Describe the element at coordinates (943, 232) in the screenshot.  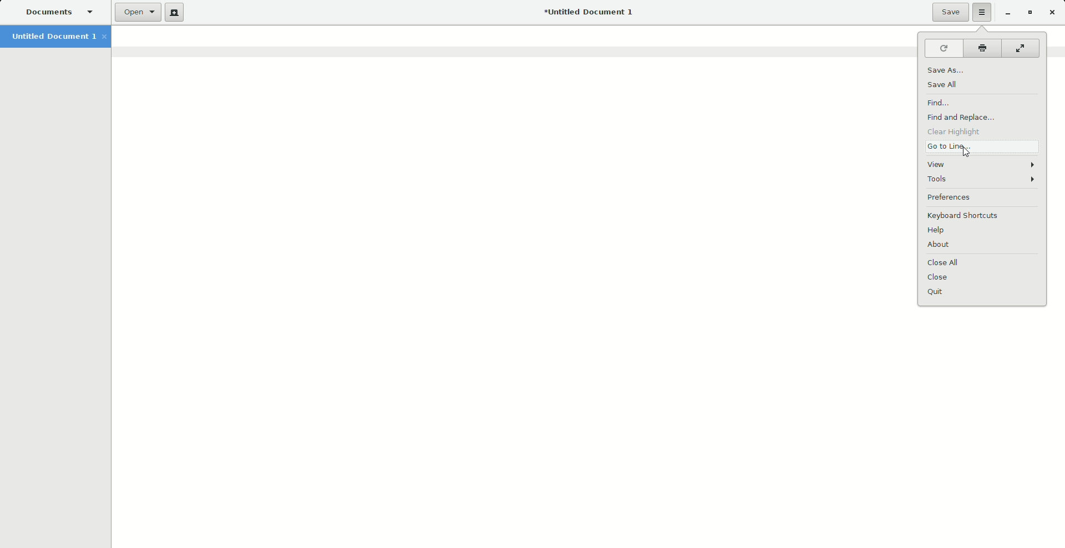
I see `Help` at that location.